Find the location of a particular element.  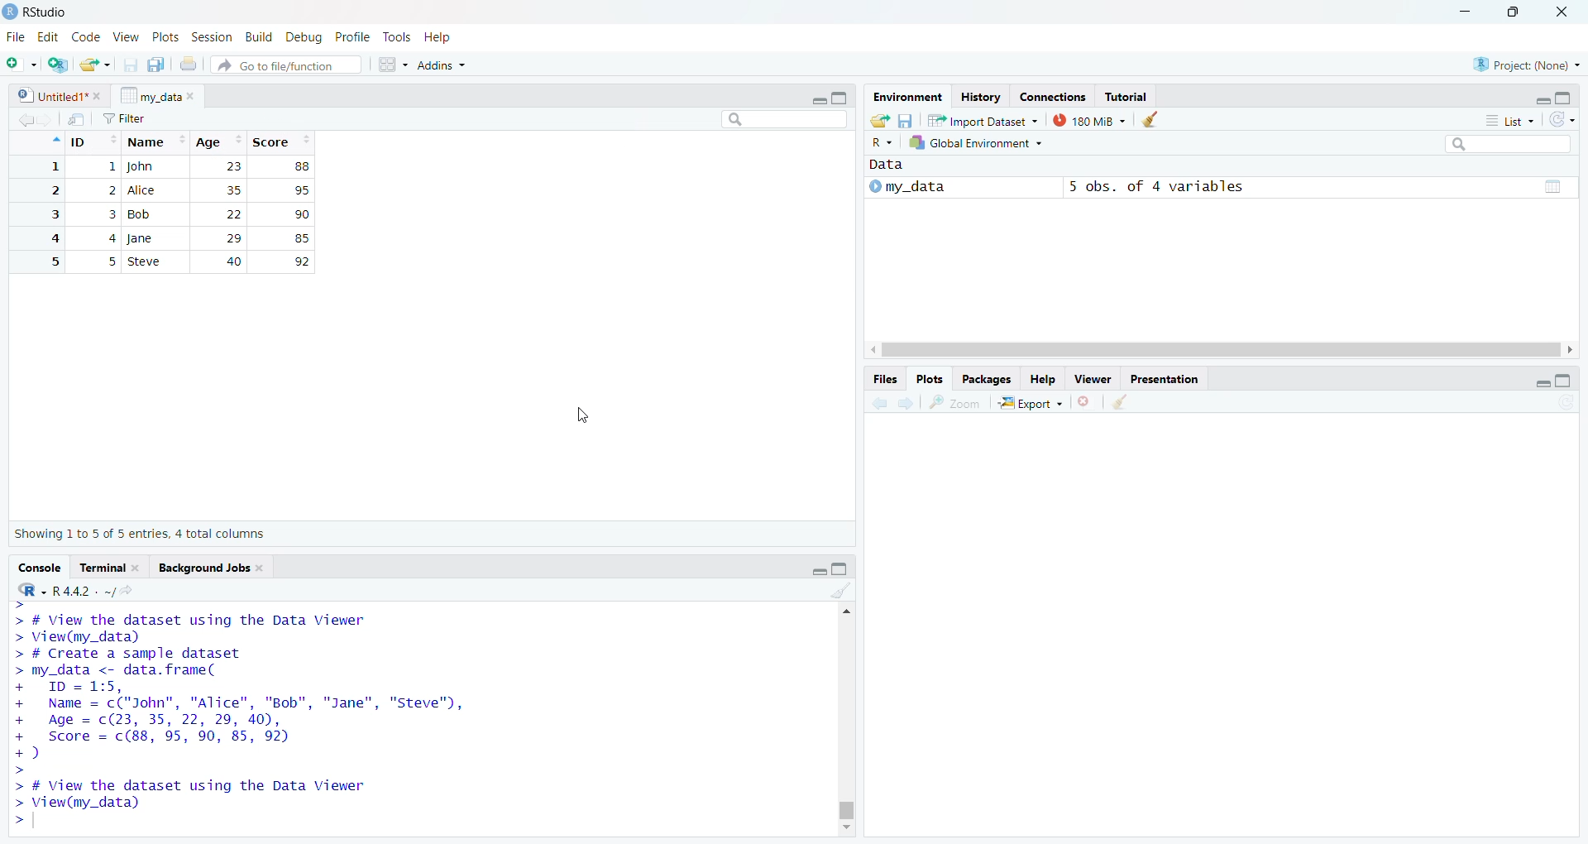

Age is located at coordinates (218, 142).